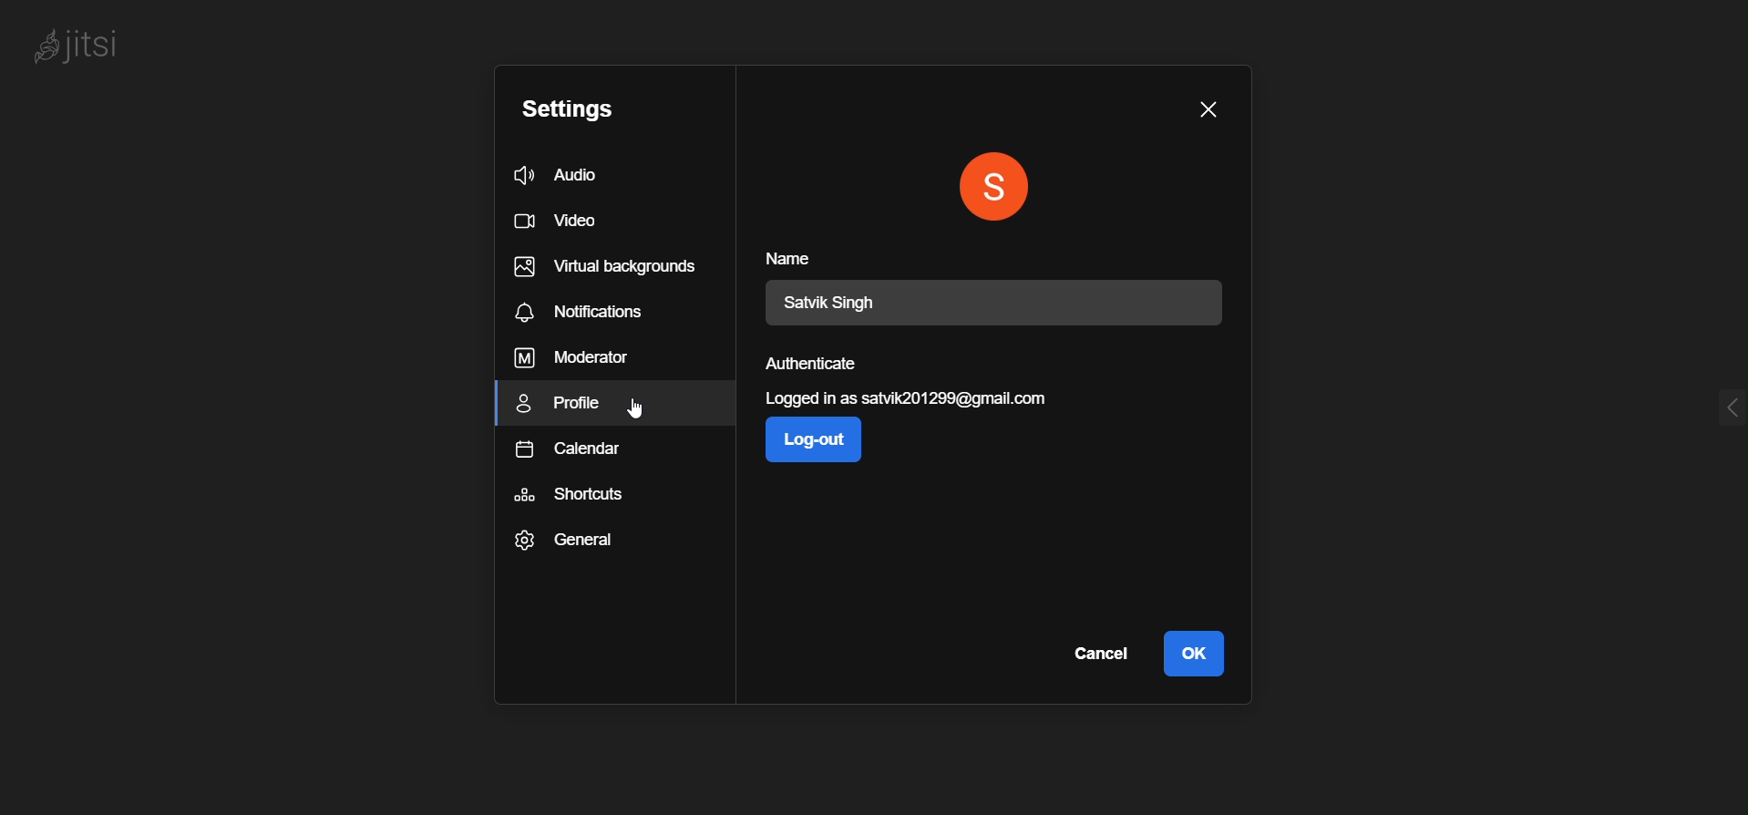 The height and width of the screenshot is (815, 1748). Describe the element at coordinates (912, 400) in the screenshot. I see `login email` at that location.